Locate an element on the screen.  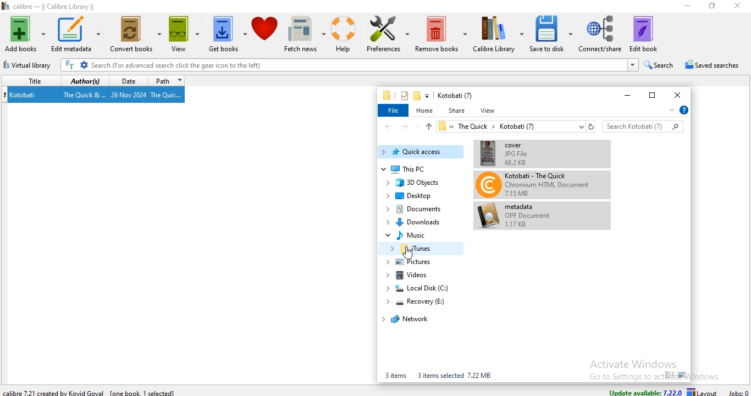
deskstop is located at coordinates (413, 196).